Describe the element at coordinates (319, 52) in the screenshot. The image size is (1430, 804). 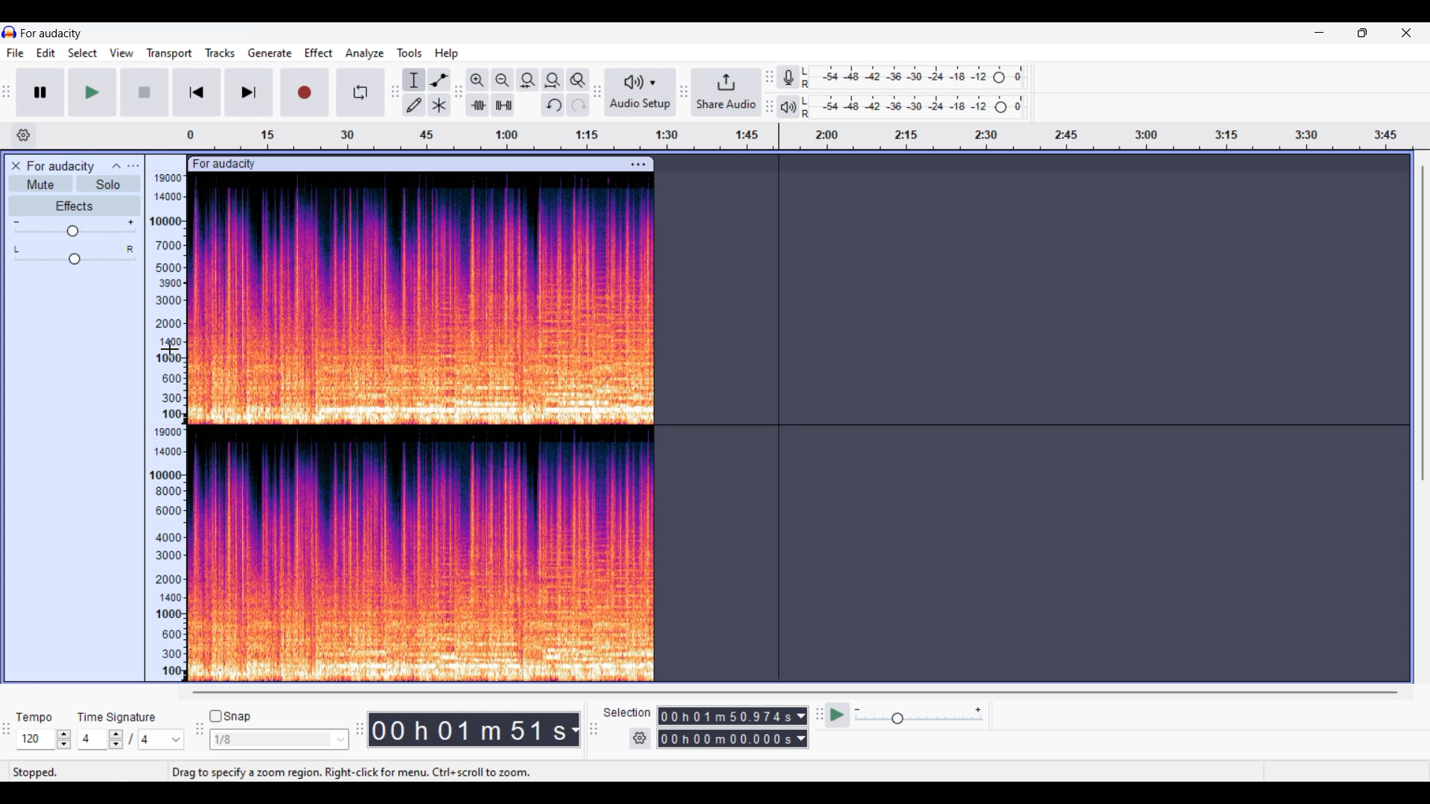
I see `Effect menu` at that location.